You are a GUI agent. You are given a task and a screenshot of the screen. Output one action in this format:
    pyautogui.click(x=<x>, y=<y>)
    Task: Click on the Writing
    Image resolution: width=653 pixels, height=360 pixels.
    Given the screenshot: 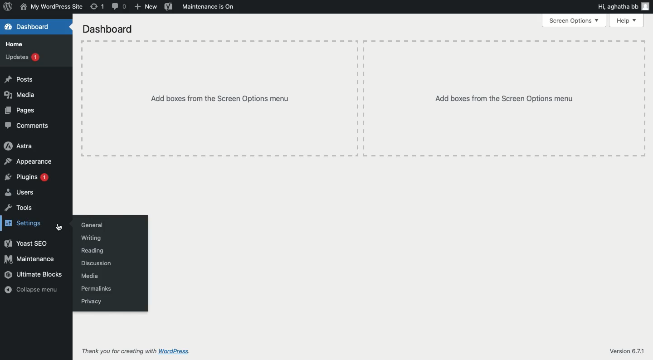 What is the action you would take?
    pyautogui.click(x=92, y=238)
    